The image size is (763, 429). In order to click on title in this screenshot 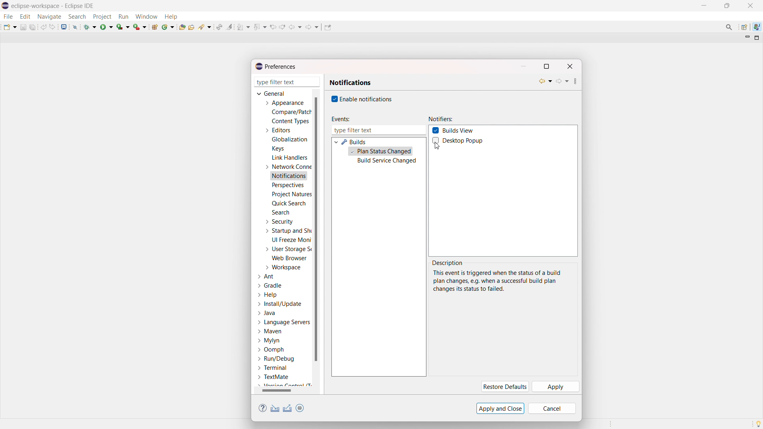, I will do `click(54, 6)`.